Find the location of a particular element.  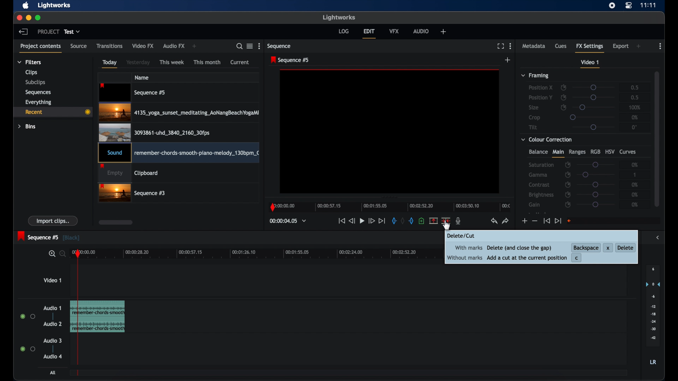

decrement is located at coordinates (535, 220).